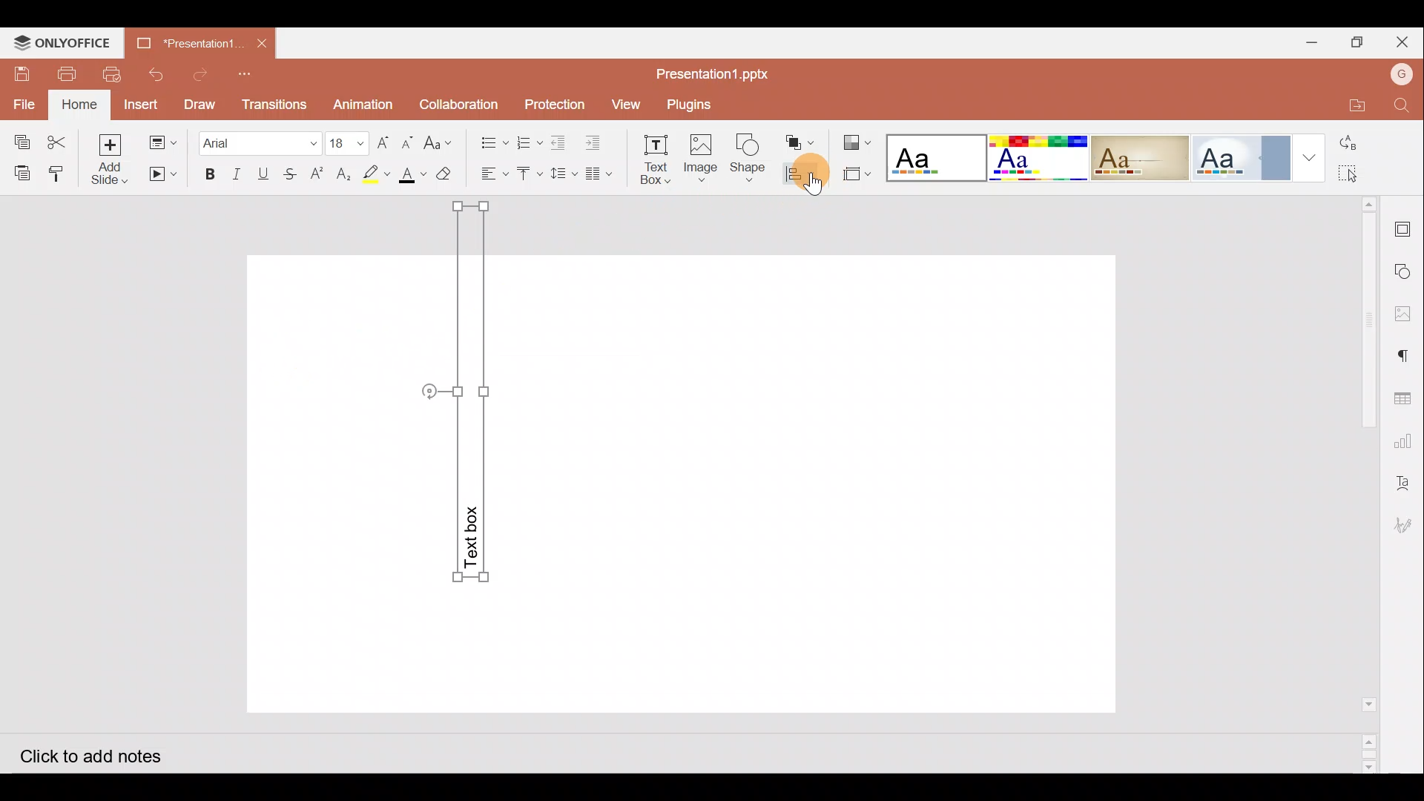  Describe the element at coordinates (410, 175) in the screenshot. I see `Font color` at that location.